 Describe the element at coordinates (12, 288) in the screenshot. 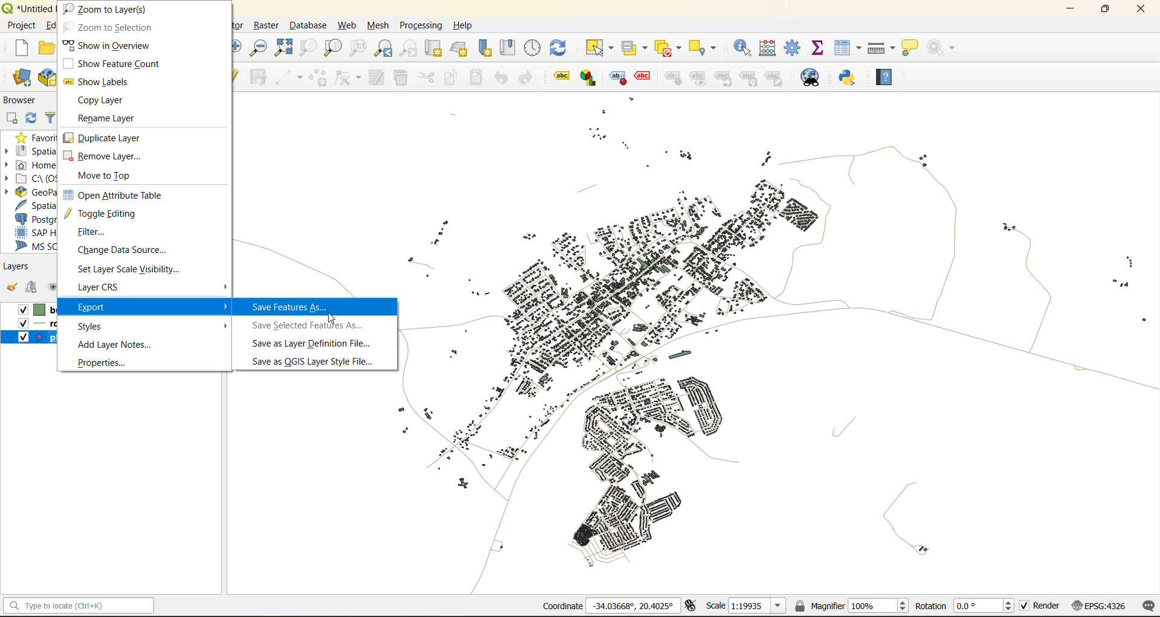

I see `open` at that location.